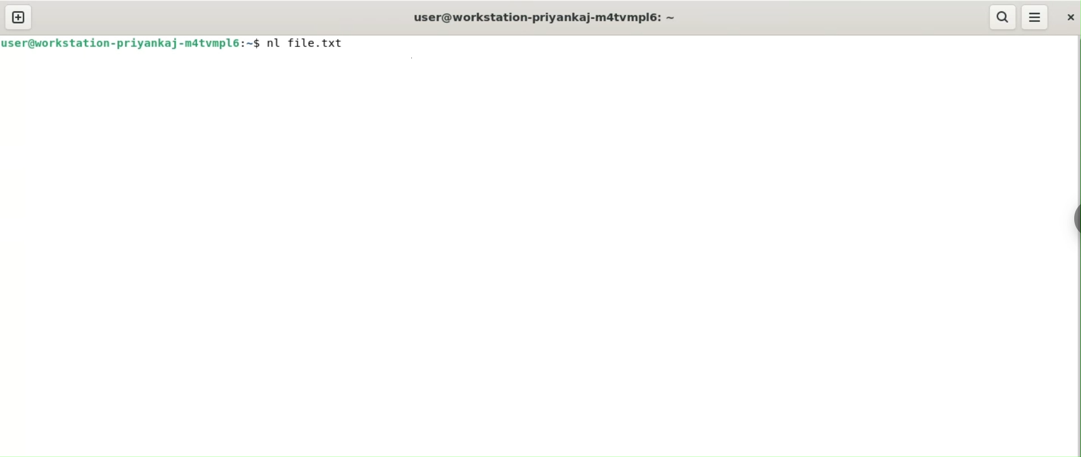  Describe the element at coordinates (546, 15) in the screenshot. I see `user@workstation-priyankaj-m4atvmpl6: ~` at that location.